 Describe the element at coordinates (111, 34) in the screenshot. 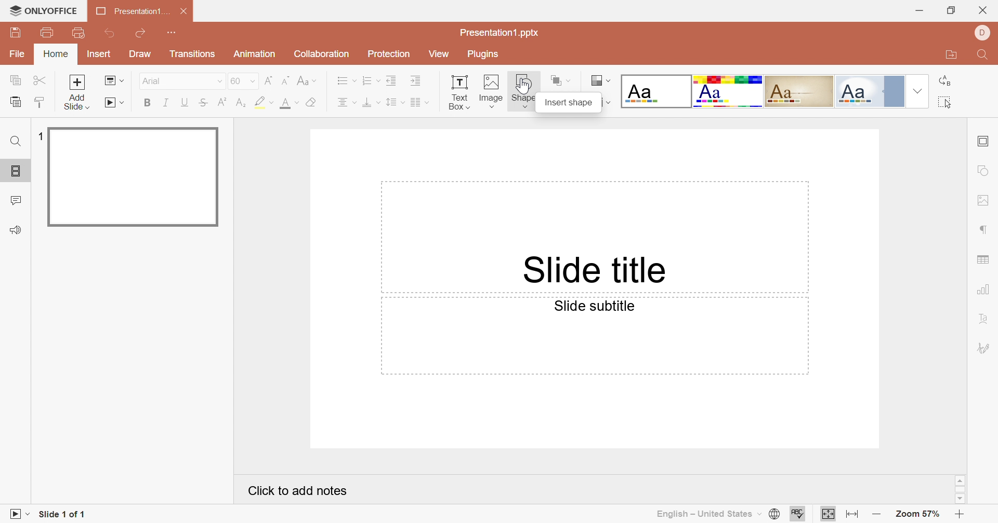

I see `Undo` at that location.